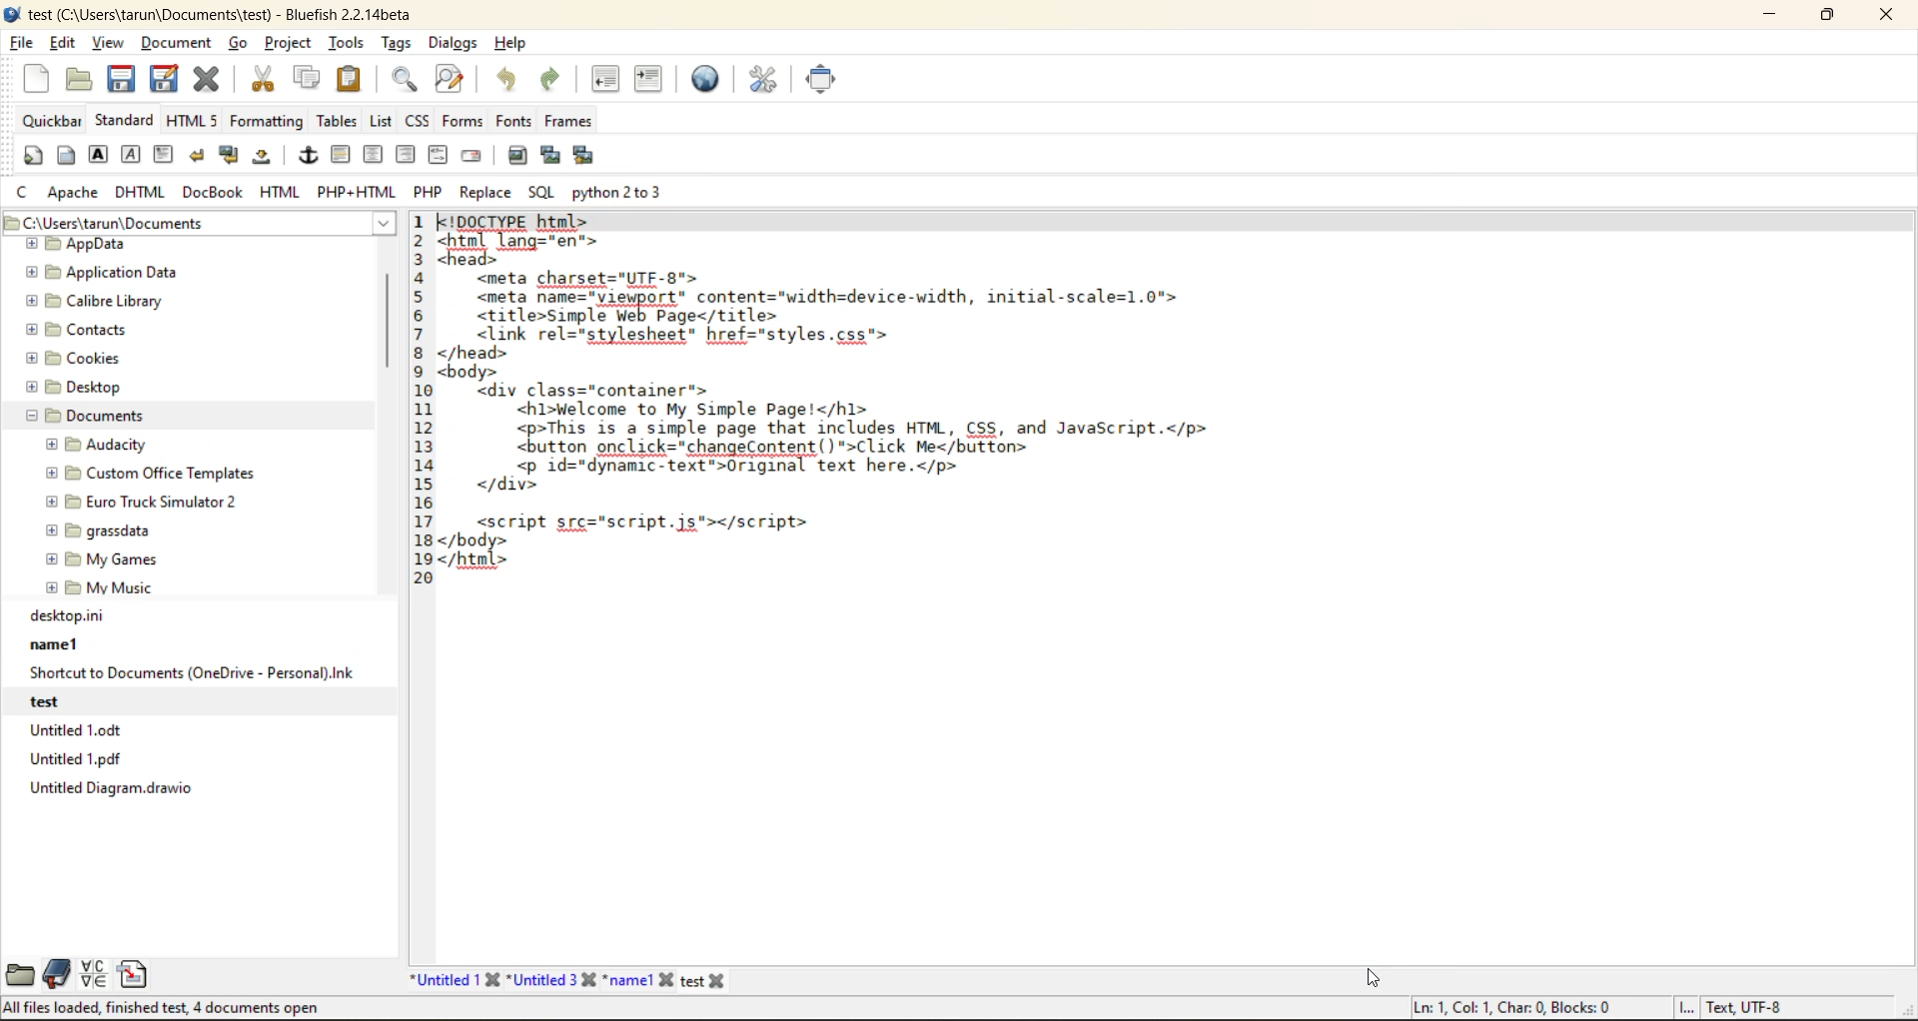  Describe the element at coordinates (342, 155) in the screenshot. I see `horizontal rule` at that location.